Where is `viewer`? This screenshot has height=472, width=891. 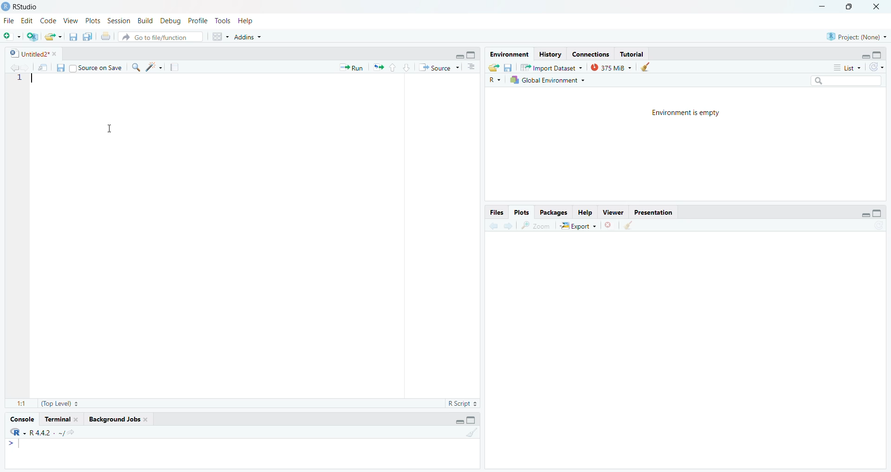 viewer is located at coordinates (614, 212).